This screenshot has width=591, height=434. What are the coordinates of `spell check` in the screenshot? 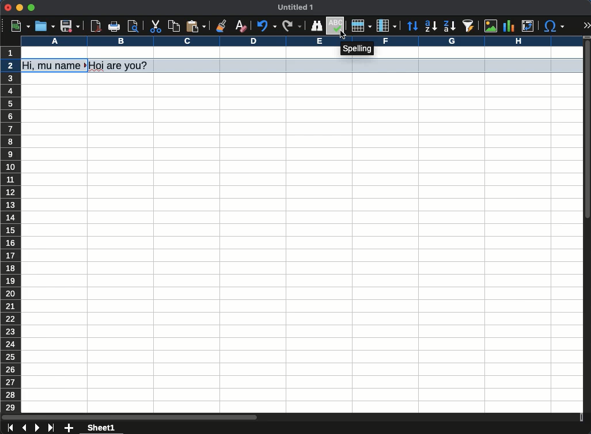 It's located at (336, 26).